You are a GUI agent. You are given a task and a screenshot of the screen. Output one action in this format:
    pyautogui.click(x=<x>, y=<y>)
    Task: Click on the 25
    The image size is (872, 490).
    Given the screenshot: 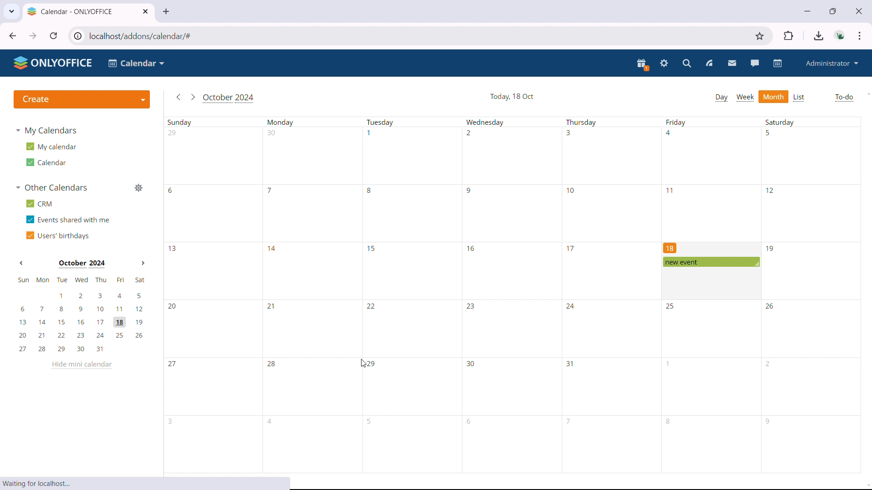 What is the action you would take?
    pyautogui.click(x=672, y=306)
    